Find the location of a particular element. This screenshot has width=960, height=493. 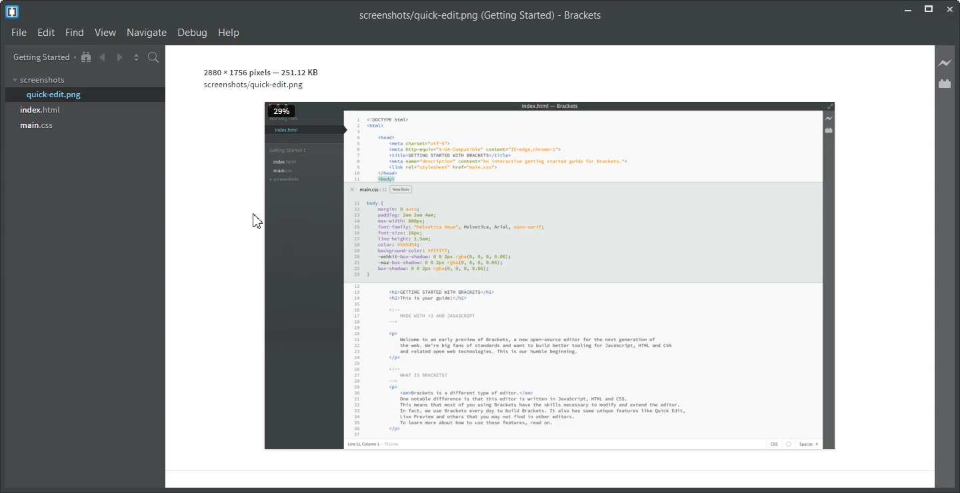

Getting Started is located at coordinates (42, 57).